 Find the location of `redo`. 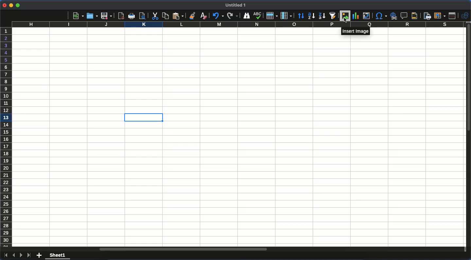

redo is located at coordinates (232, 16).